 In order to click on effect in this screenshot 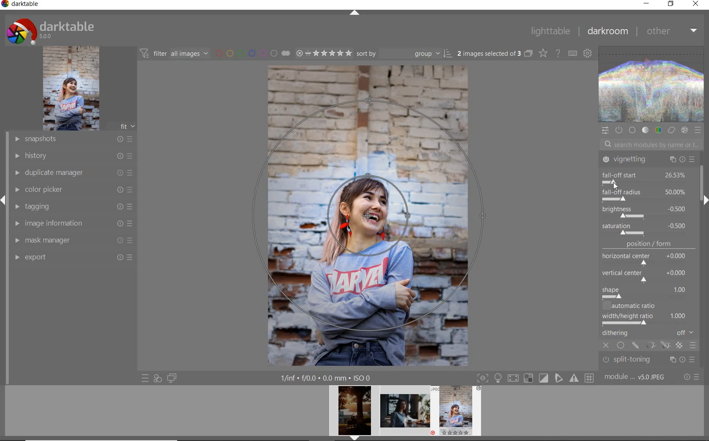, I will do `click(684, 130)`.